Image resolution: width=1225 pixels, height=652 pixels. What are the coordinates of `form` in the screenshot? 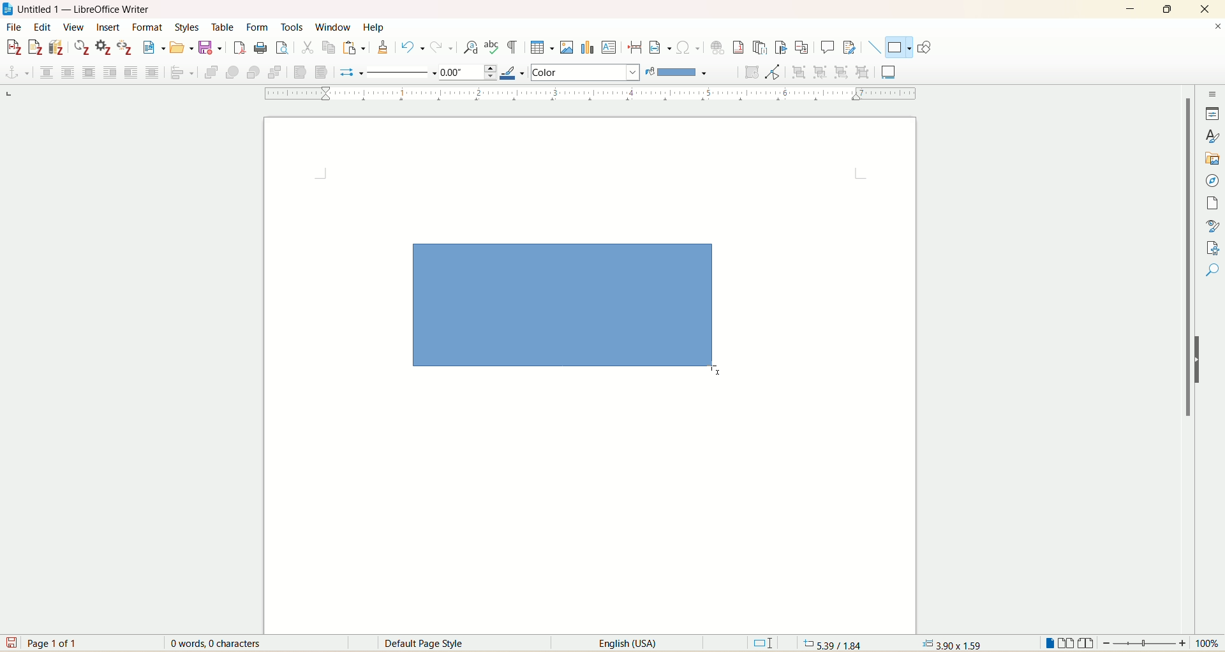 It's located at (260, 28).